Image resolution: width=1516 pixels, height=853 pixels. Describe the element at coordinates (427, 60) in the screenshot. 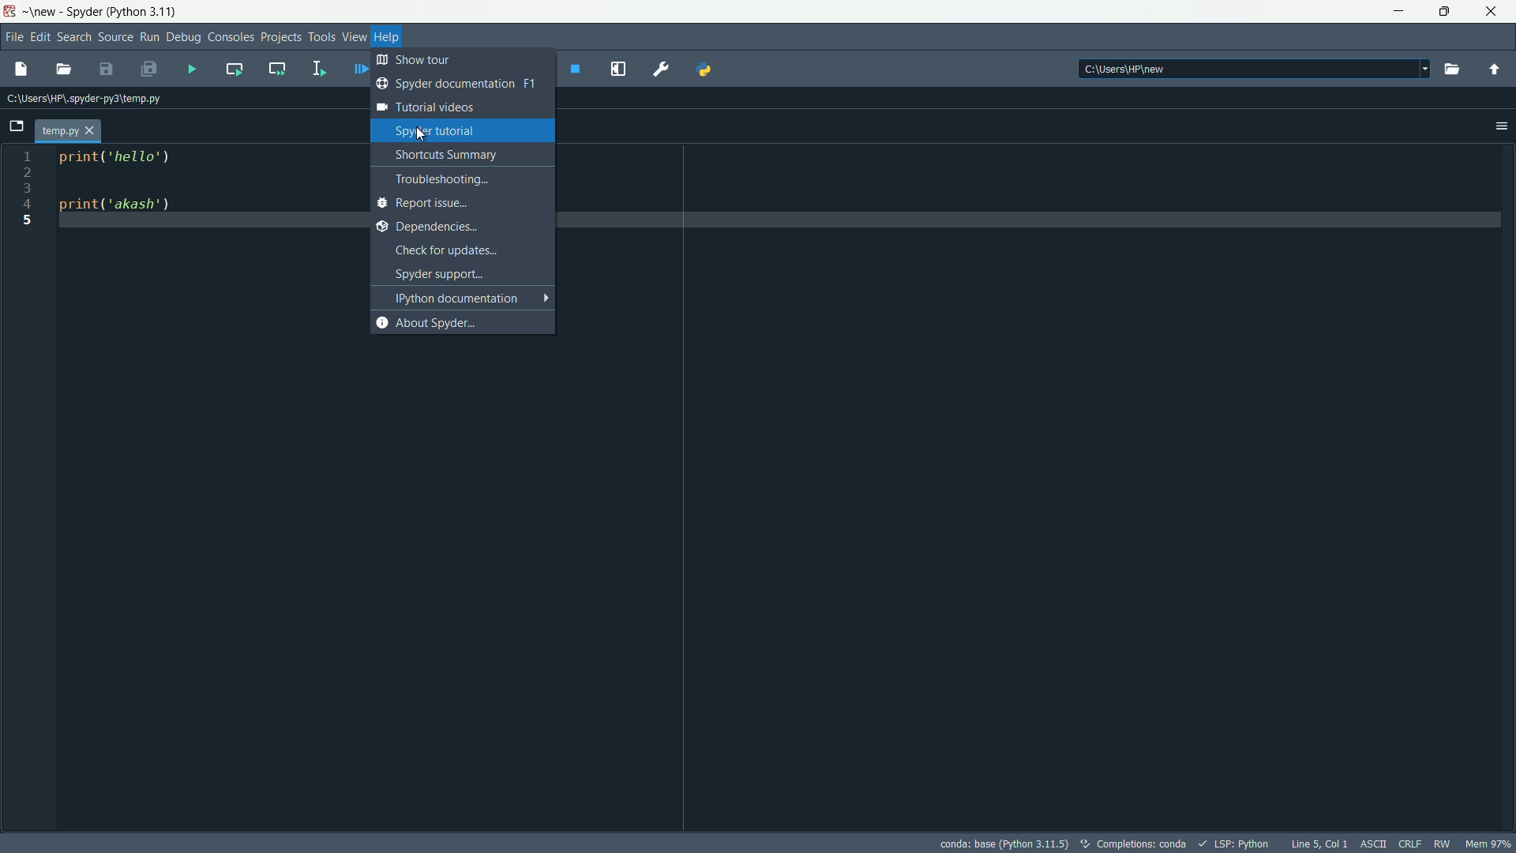

I see `show tour` at that location.